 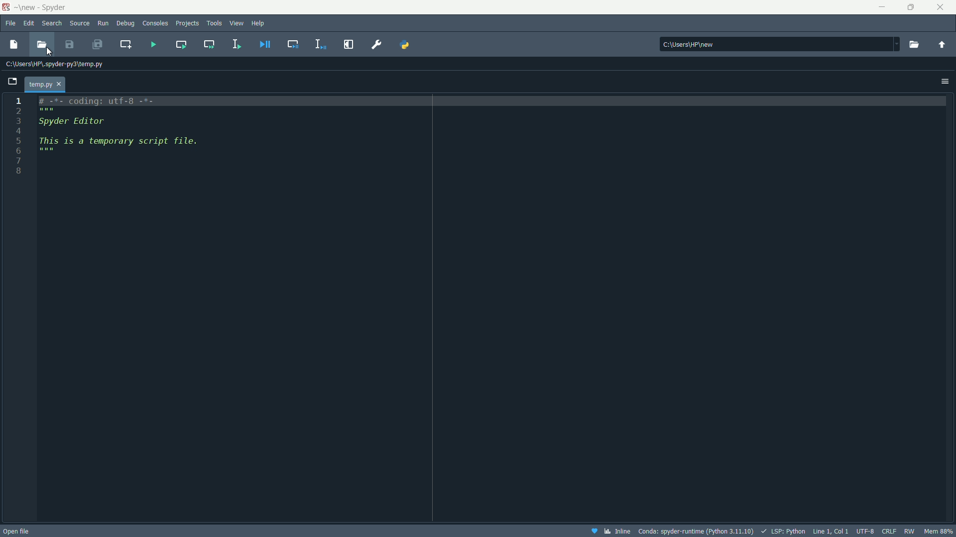 What do you see at coordinates (889, 531) in the screenshot?
I see `file eol status` at bounding box center [889, 531].